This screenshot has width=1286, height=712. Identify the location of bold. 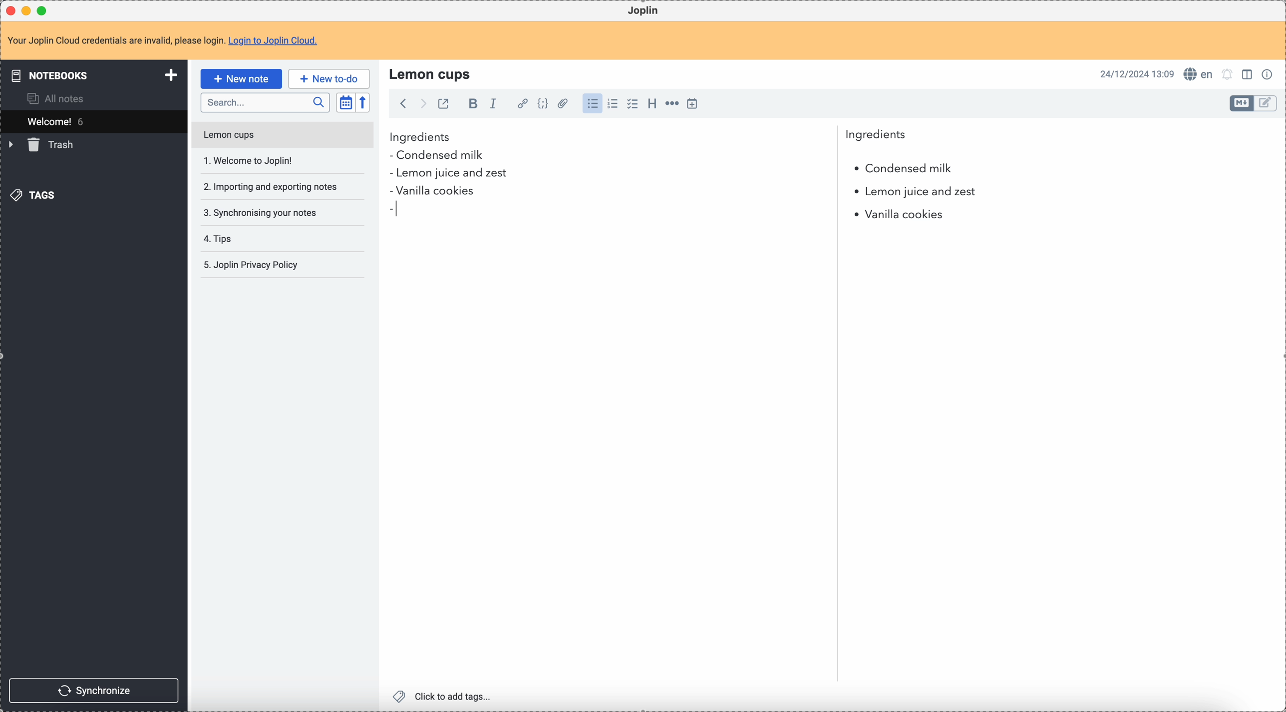
(470, 104).